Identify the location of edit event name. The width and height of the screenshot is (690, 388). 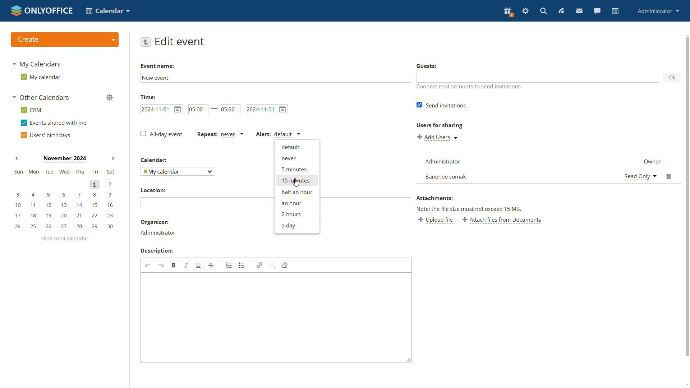
(276, 78).